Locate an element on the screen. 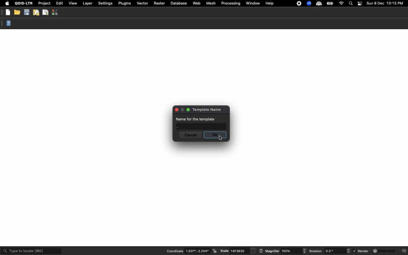 This screenshot has width=408, height=255. coordinates is located at coordinates (197, 251).